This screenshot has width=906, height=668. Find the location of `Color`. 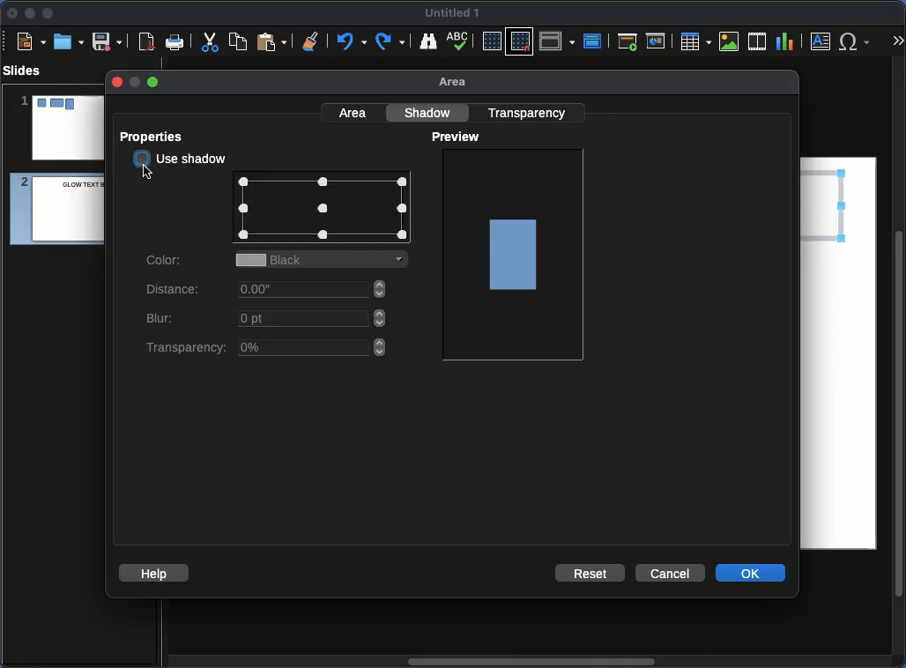

Color is located at coordinates (166, 258).